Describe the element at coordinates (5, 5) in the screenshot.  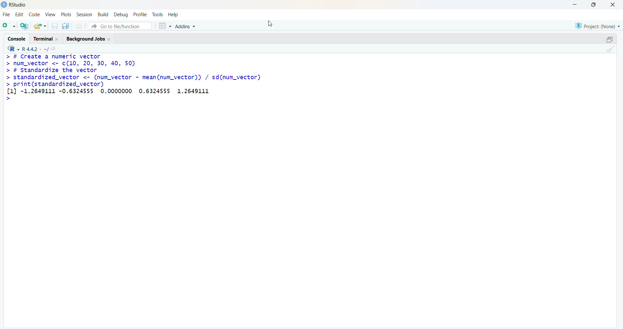
I see `logo` at that location.